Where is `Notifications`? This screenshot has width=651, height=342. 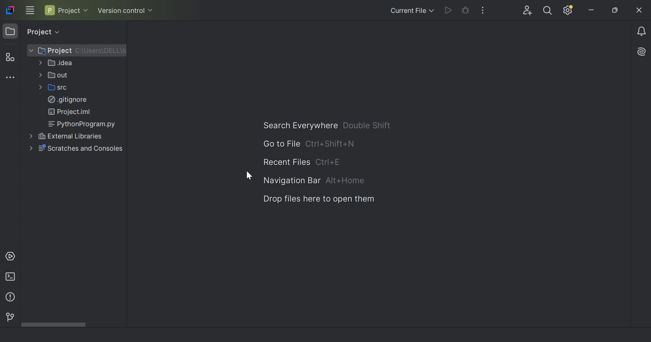 Notifications is located at coordinates (643, 31).